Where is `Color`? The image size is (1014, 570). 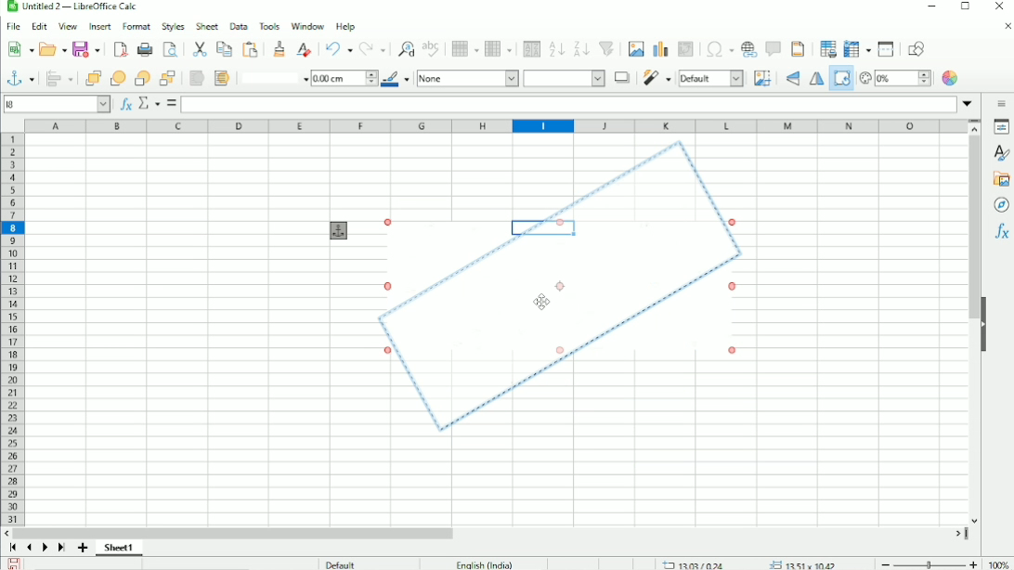
Color is located at coordinates (951, 78).